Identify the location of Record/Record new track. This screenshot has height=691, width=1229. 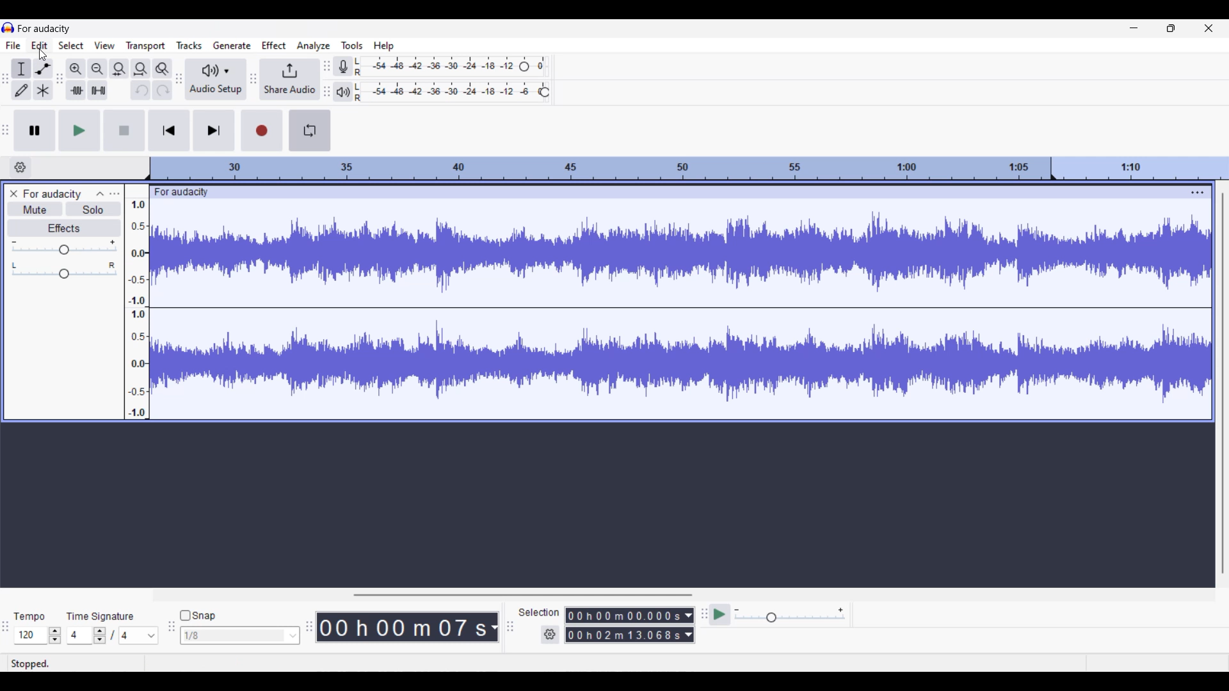
(262, 131).